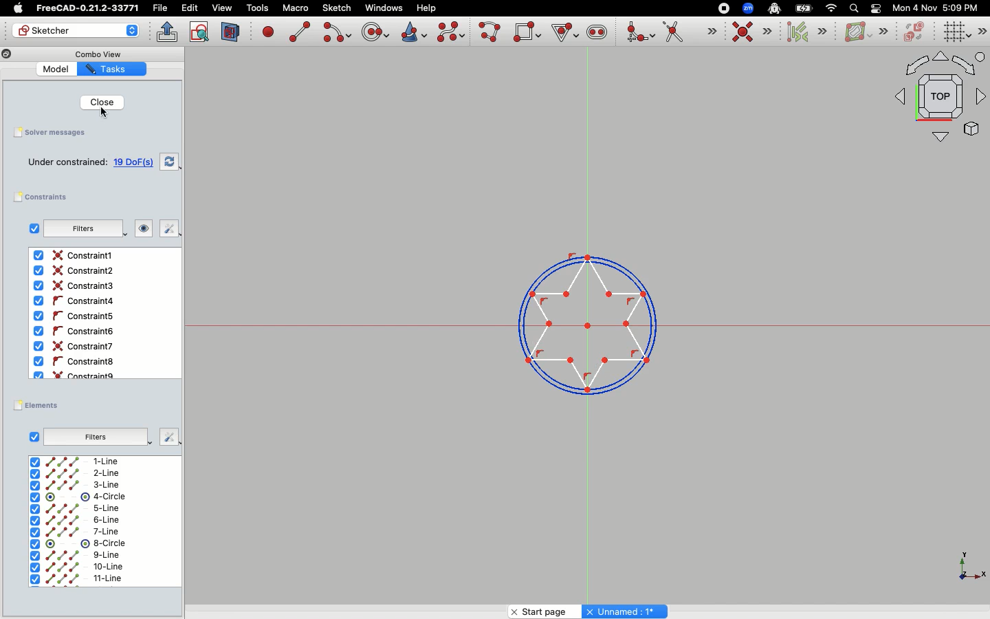 The width and height of the screenshot is (990, 619). Describe the element at coordinates (77, 346) in the screenshot. I see `Constraint6` at that location.